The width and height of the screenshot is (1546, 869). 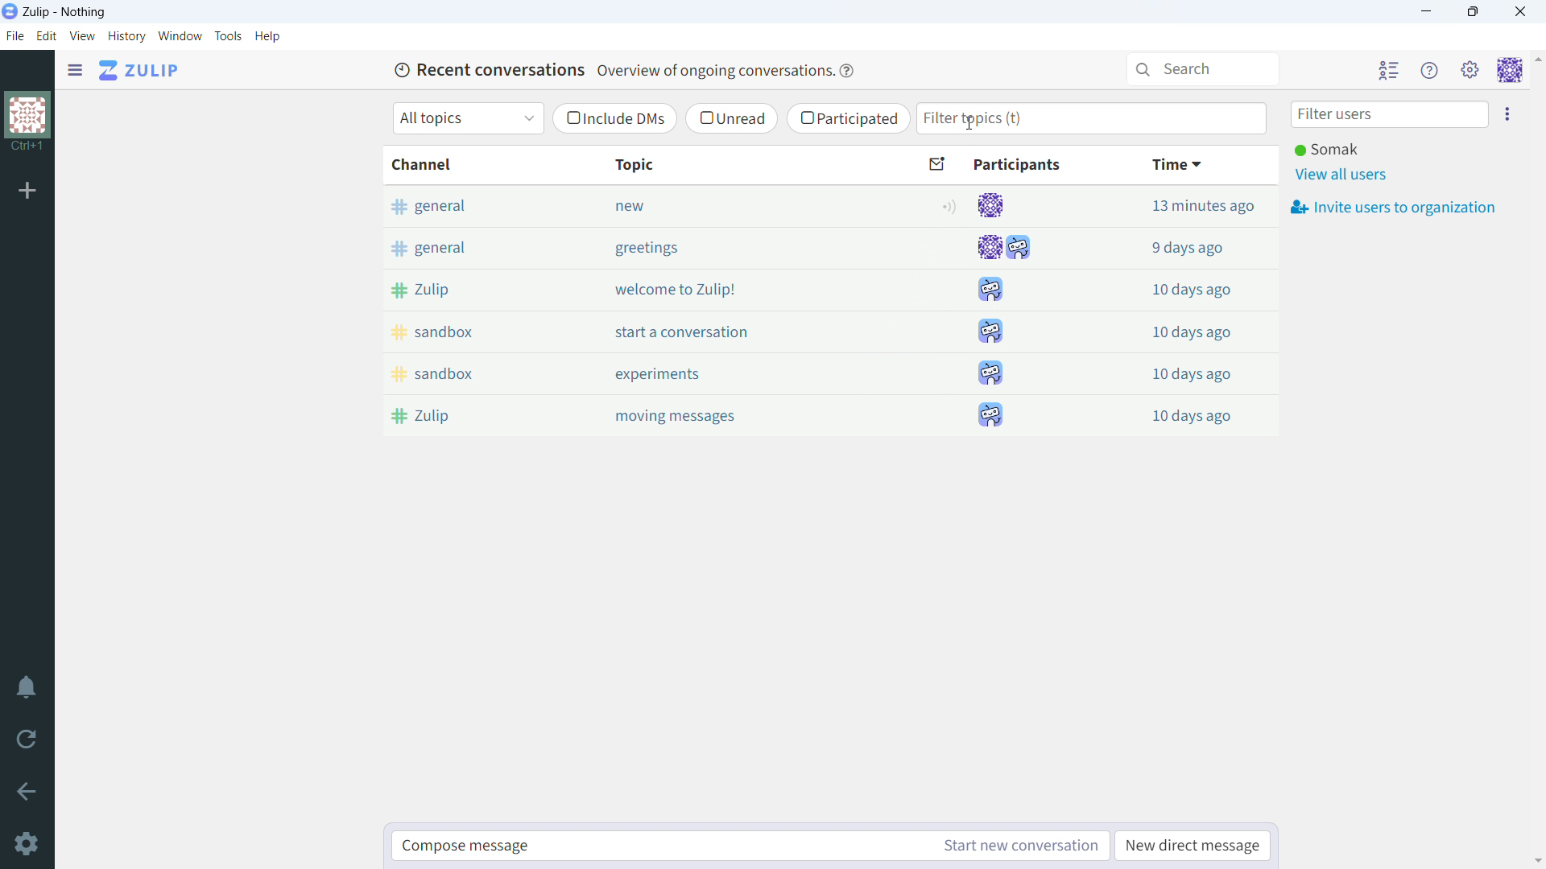 I want to click on active status, so click(x=952, y=206).